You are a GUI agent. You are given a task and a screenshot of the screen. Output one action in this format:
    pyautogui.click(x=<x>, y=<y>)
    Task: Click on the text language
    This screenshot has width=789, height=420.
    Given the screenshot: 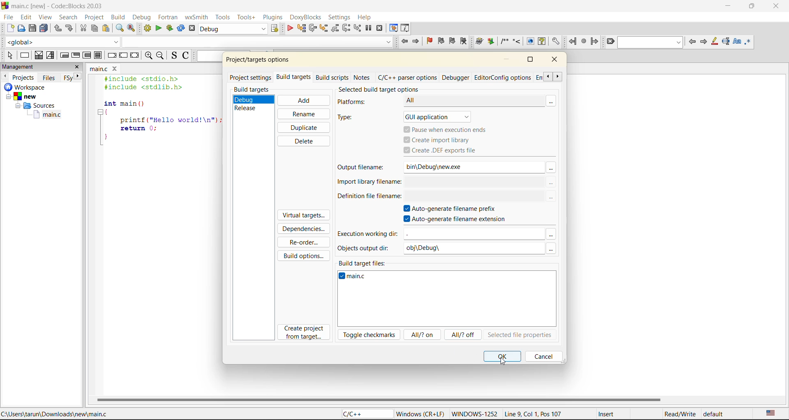 What is the action you would take?
    pyautogui.click(x=771, y=412)
    